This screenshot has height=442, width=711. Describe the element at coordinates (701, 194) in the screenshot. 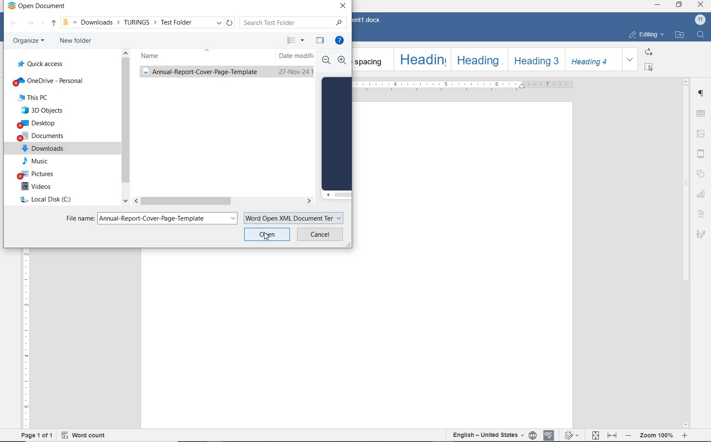

I see `Chart` at that location.